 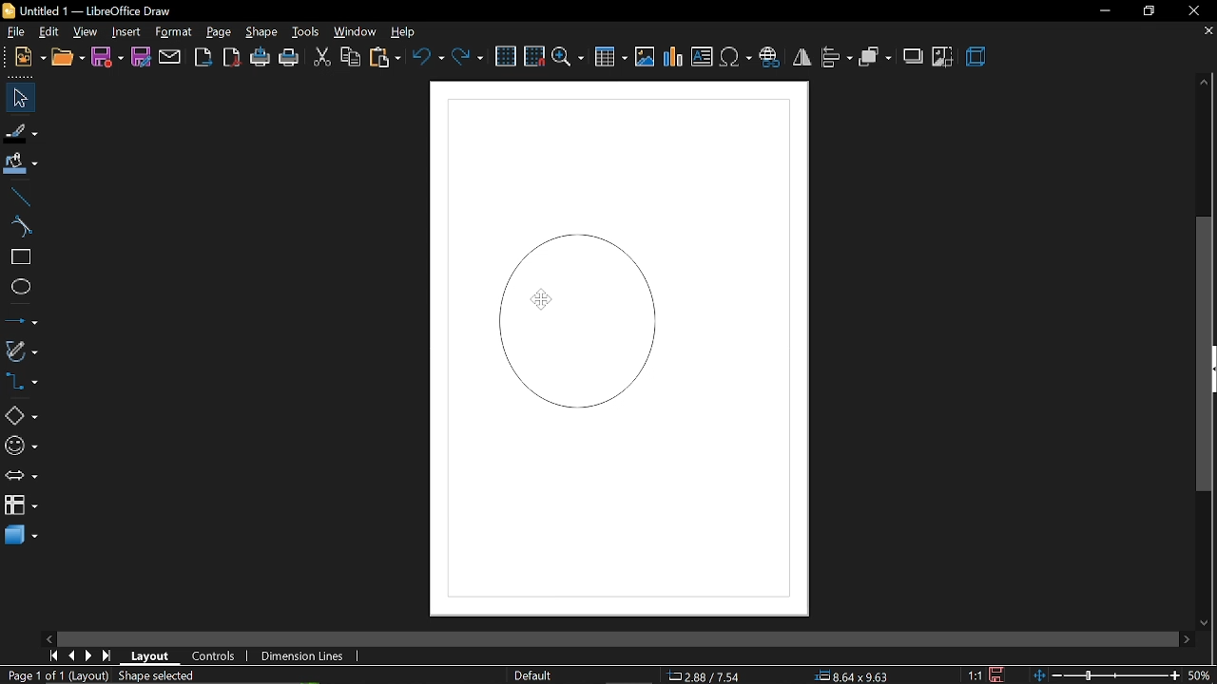 I want to click on dimension lines, so click(x=302, y=655).